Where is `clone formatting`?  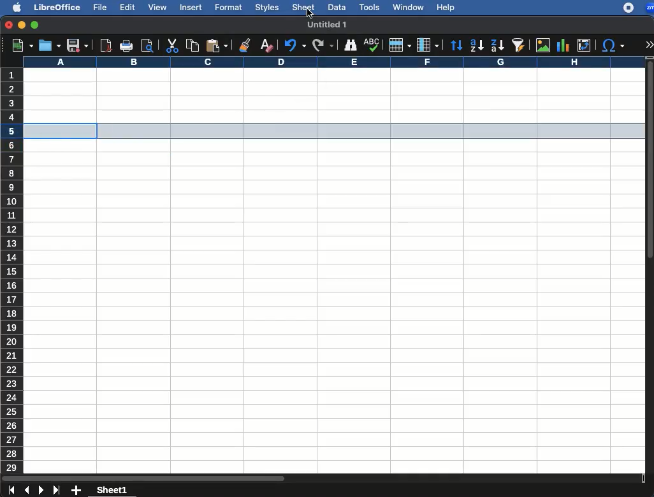
clone formatting is located at coordinates (244, 44).